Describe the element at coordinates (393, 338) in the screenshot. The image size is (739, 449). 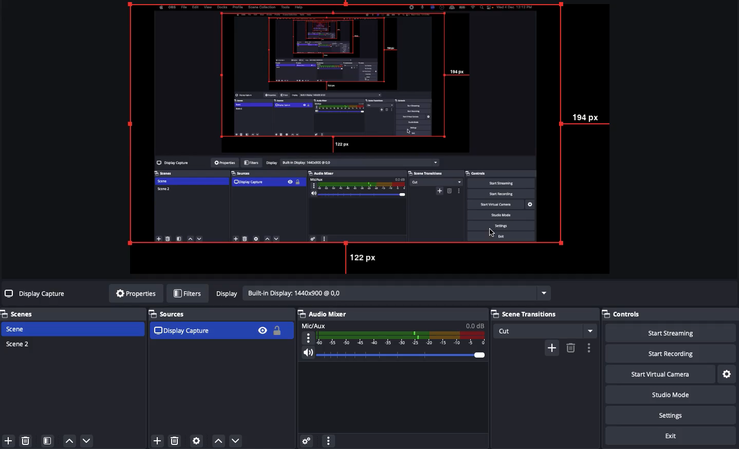
I see `Audio Mixer` at that location.